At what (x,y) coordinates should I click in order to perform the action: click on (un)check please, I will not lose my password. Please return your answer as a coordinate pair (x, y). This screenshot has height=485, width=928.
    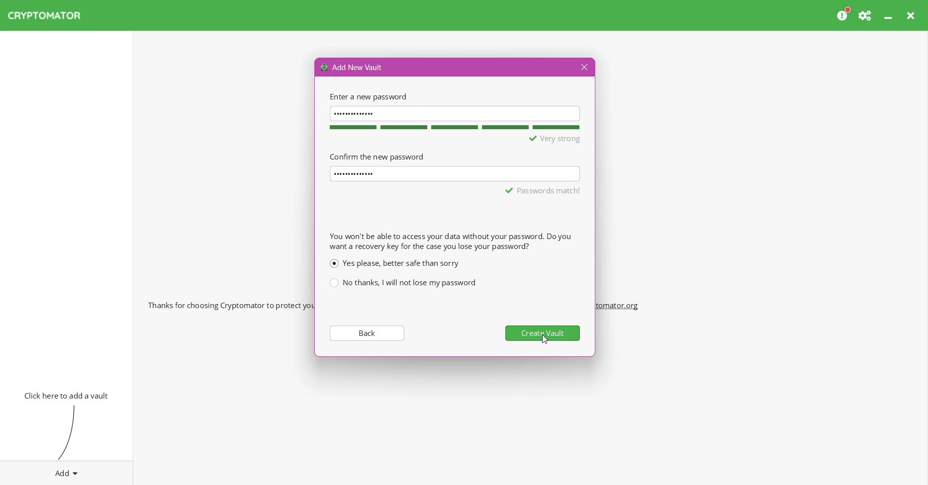
    Looking at the image, I should click on (402, 283).